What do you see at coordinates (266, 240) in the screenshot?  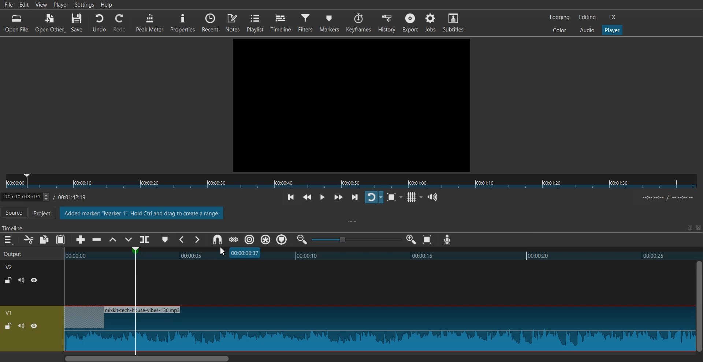 I see `Ripple all markers` at bounding box center [266, 240].